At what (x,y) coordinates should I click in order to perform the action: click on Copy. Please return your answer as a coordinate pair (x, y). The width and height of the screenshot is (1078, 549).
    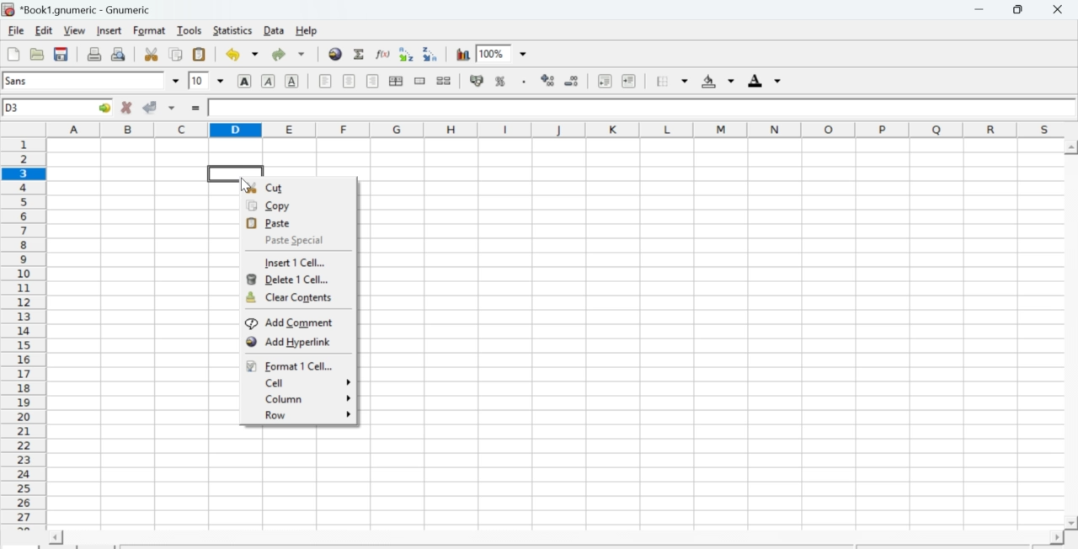
    Looking at the image, I should click on (278, 206).